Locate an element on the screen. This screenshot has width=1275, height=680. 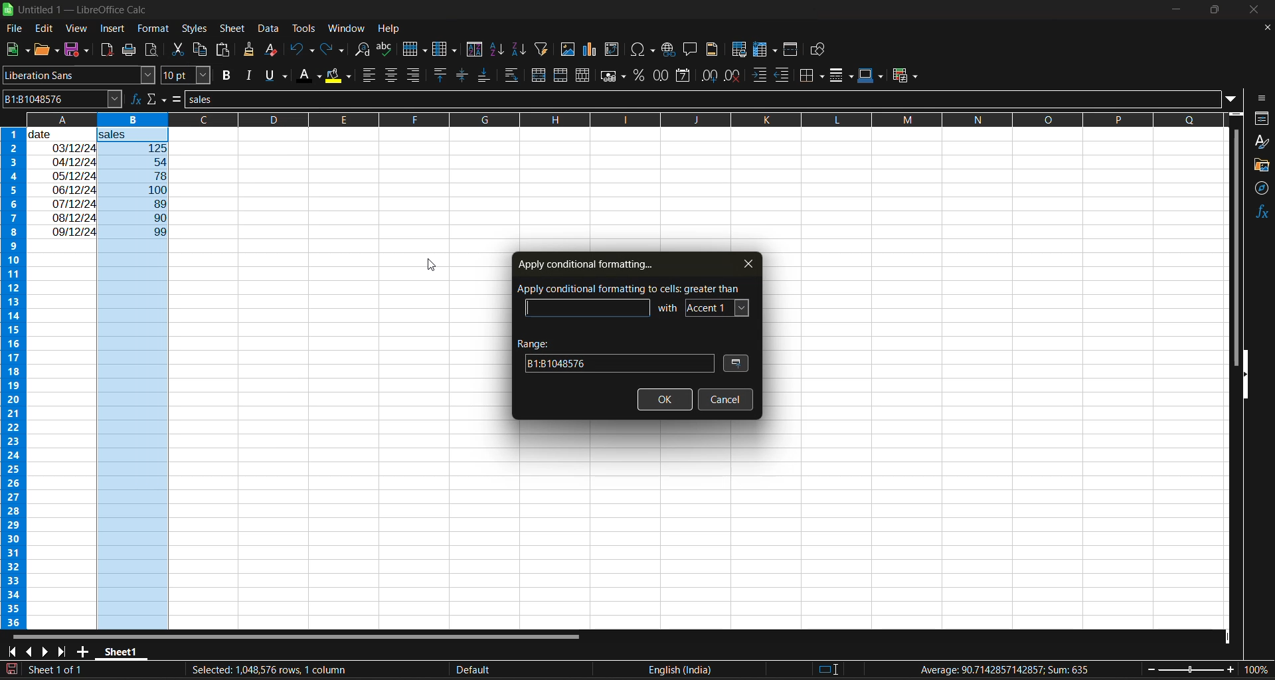
close tab is located at coordinates (743, 263).